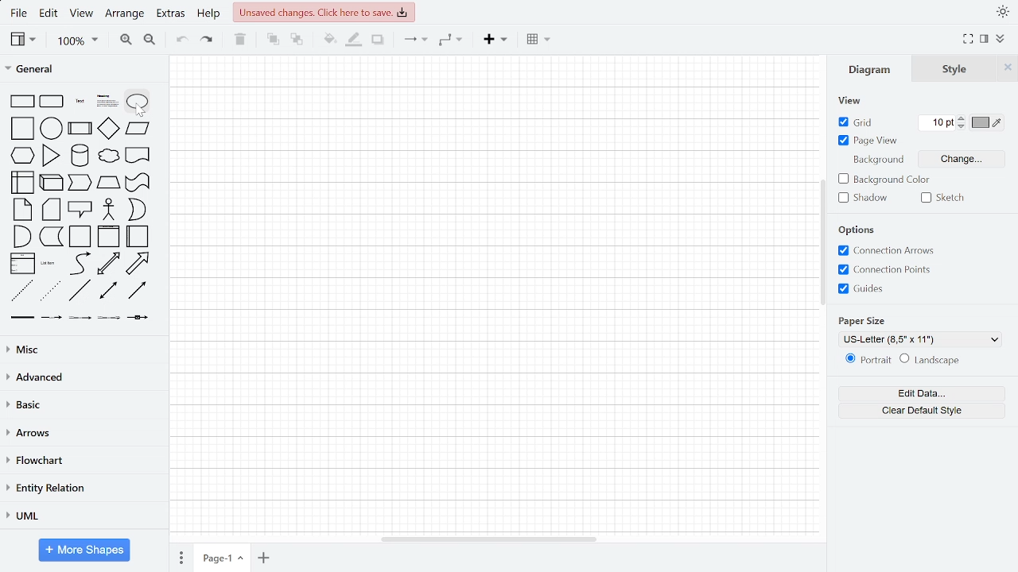 The image size is (1018, 572). What do you see at coordinates (239, 41) in the screenshot?
I see `delete` at bounding box center [239, 41].